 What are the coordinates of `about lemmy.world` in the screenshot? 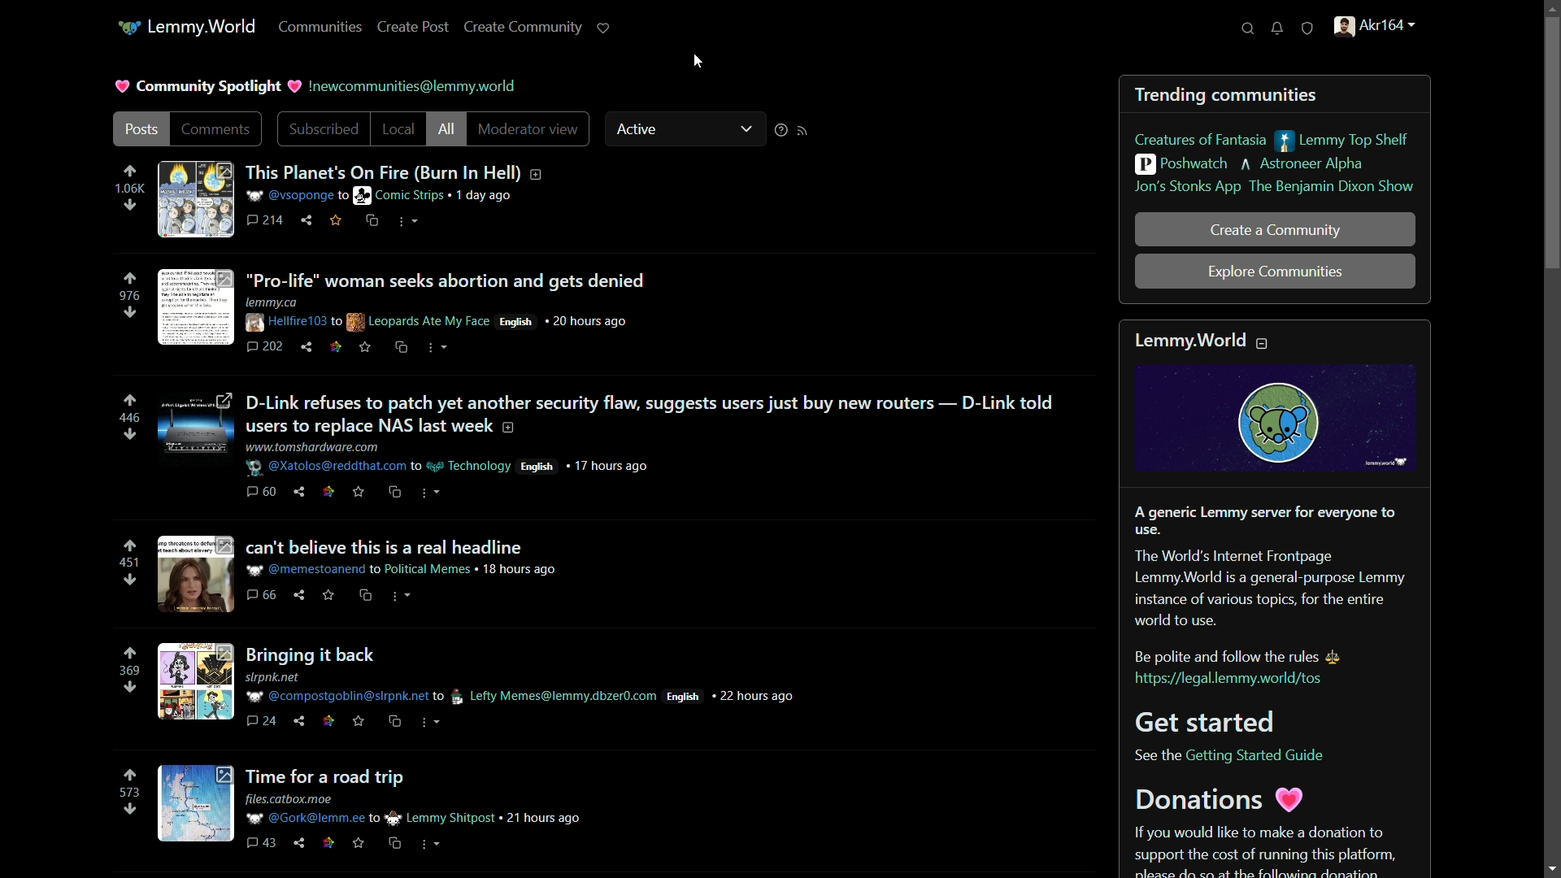 It's located at (1276, 599).